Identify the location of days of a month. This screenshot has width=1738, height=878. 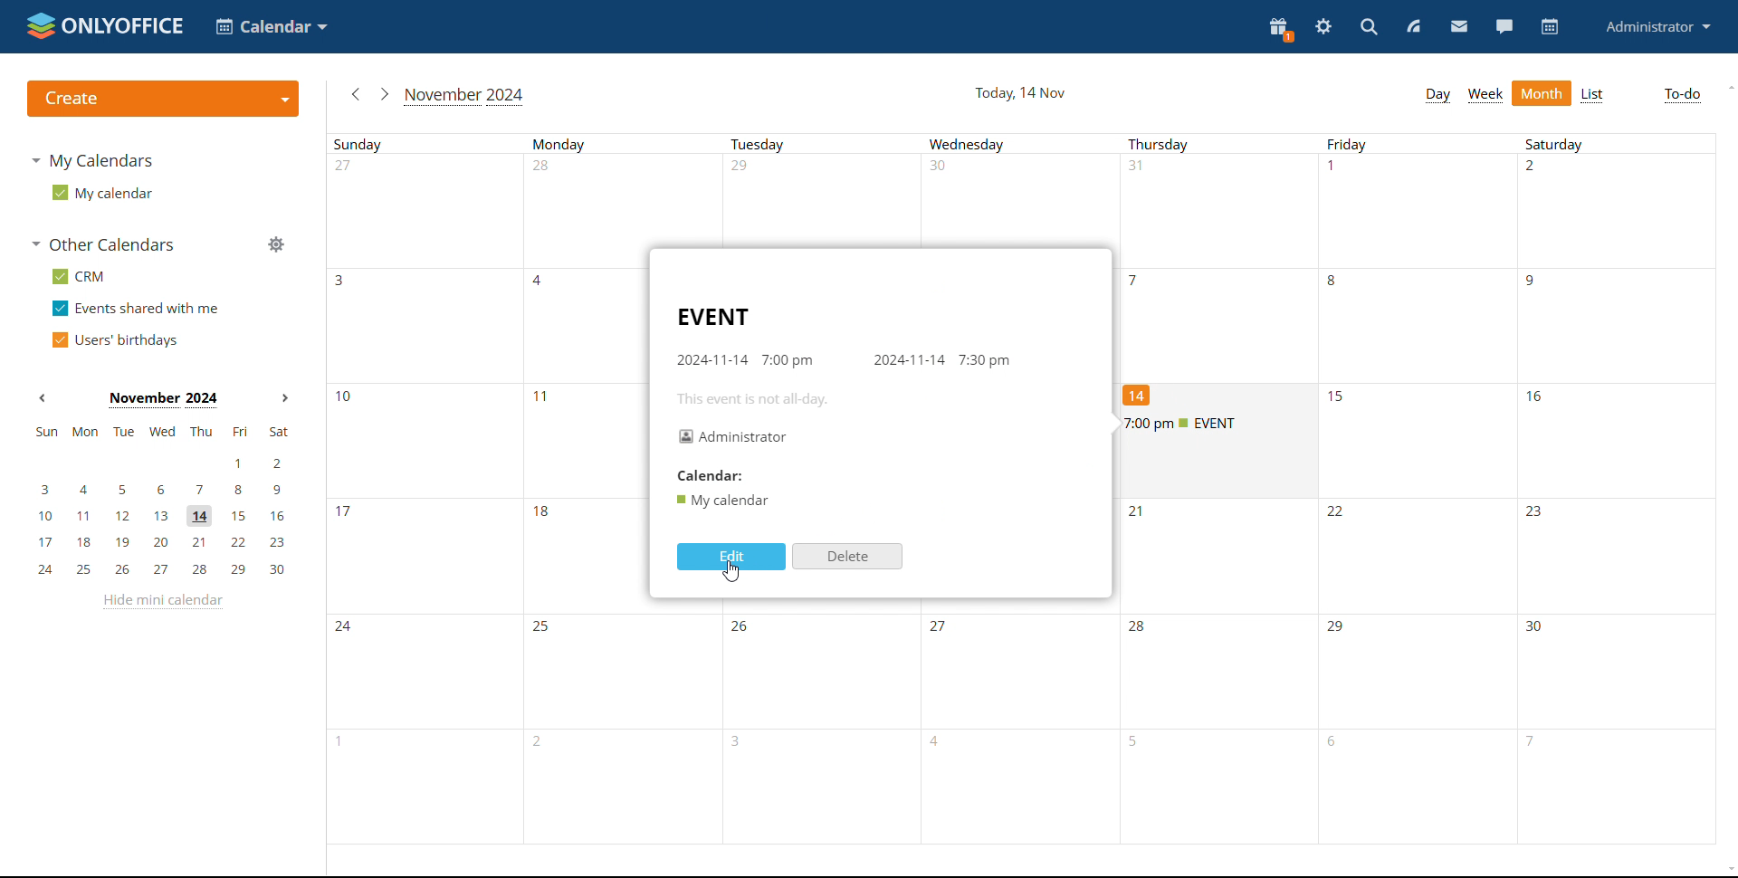
(1520, 438).